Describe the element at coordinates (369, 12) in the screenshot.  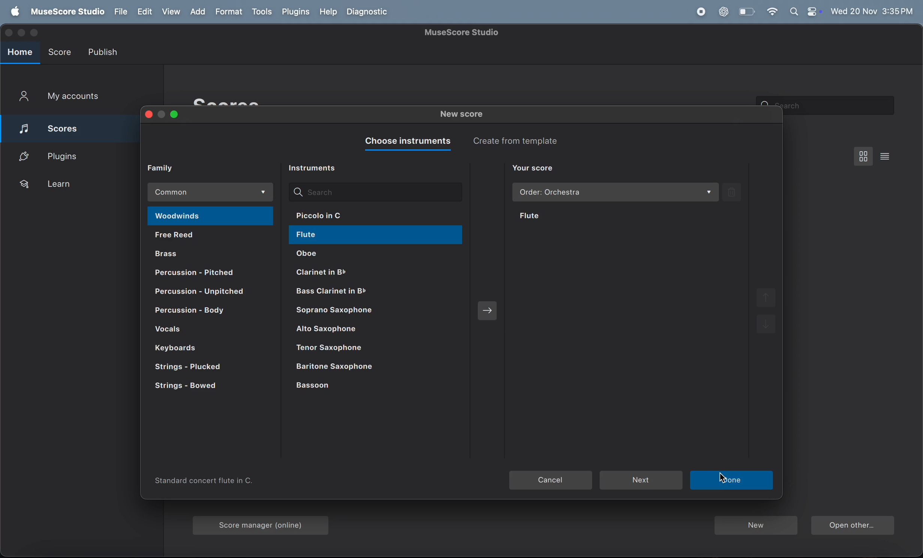
I see `diagnostics` at that location.